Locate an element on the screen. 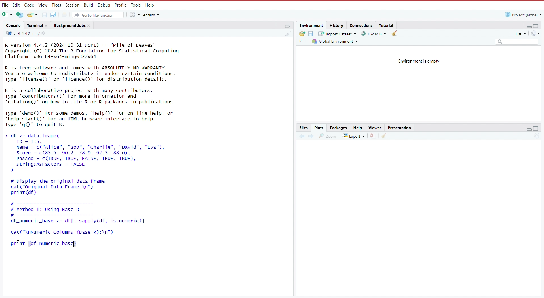 This screenshot has width=544, height=298. print (df_numeric_base) is located at coordinates (51, 243).